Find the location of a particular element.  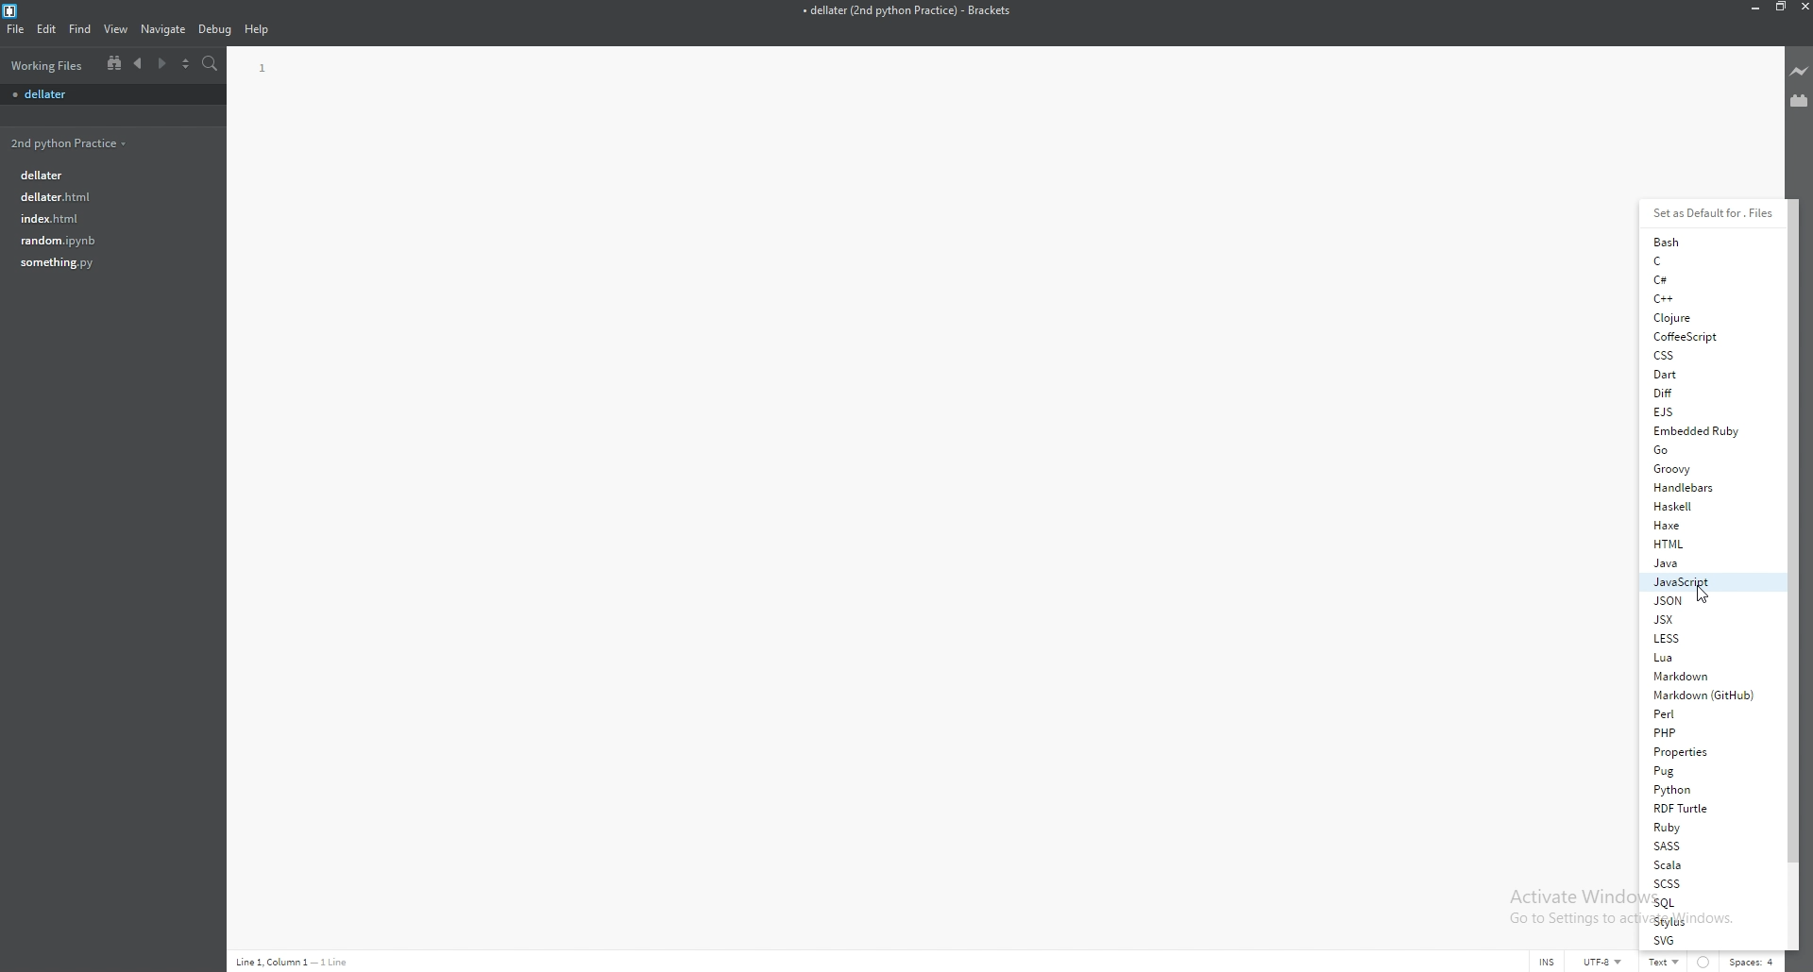

previous is located at coordinates (138, 63).